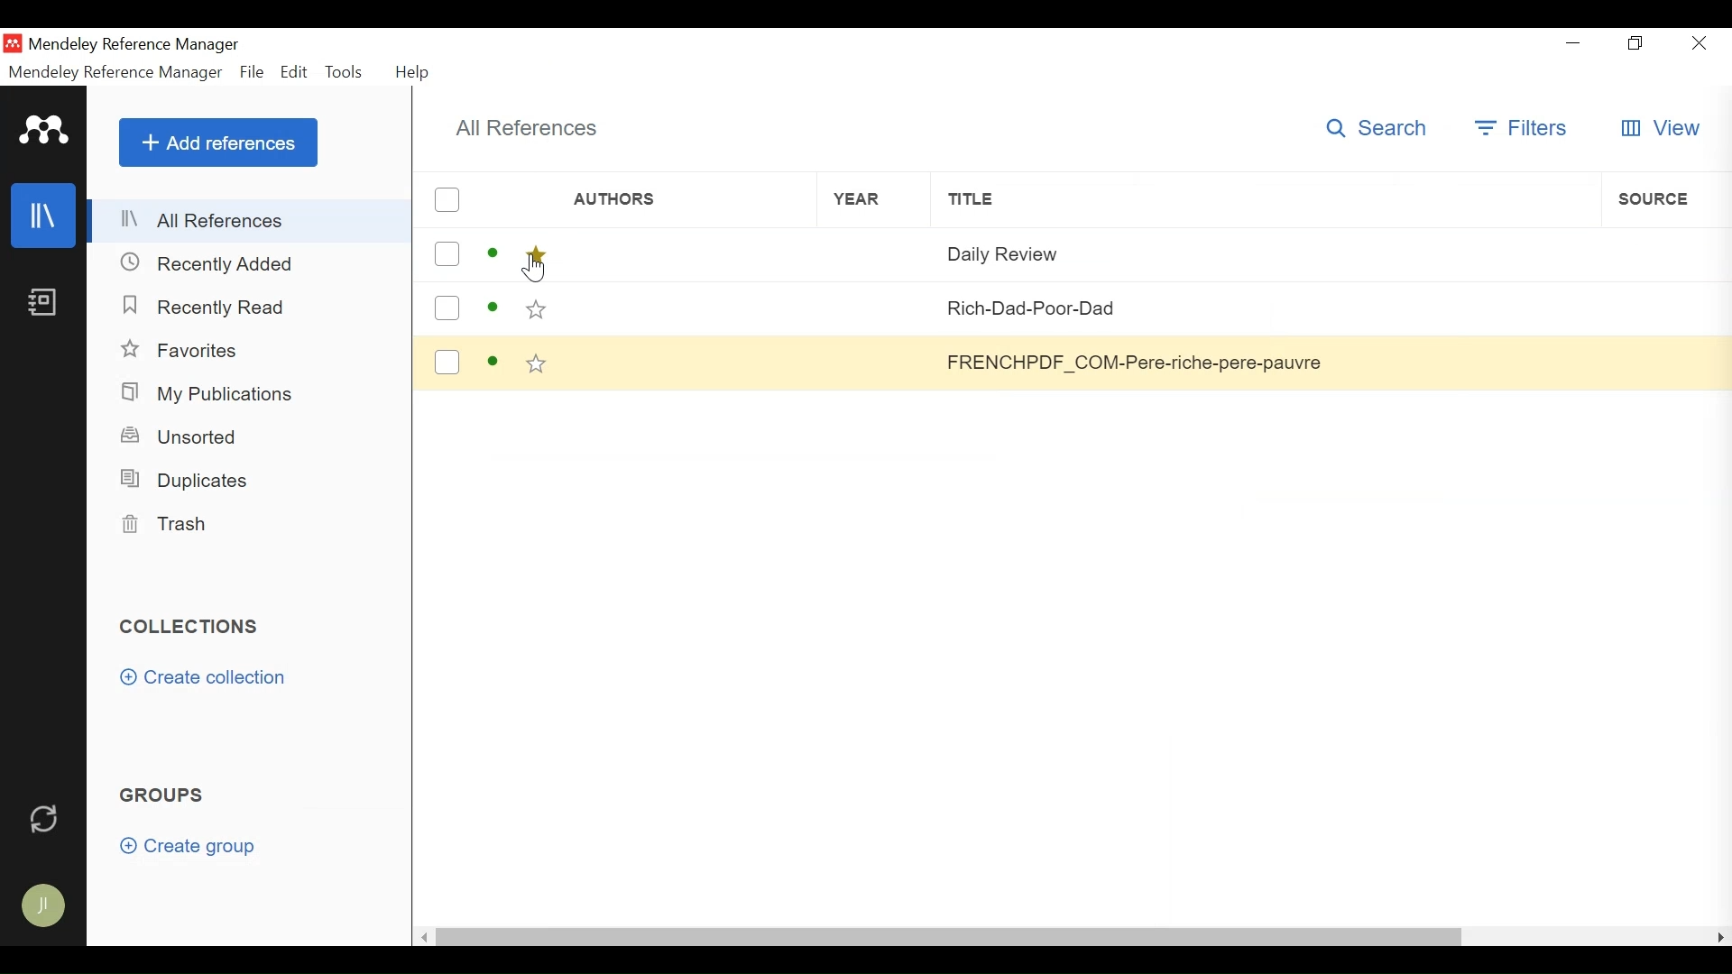  I want to click on Favorites, so click(183, 351).